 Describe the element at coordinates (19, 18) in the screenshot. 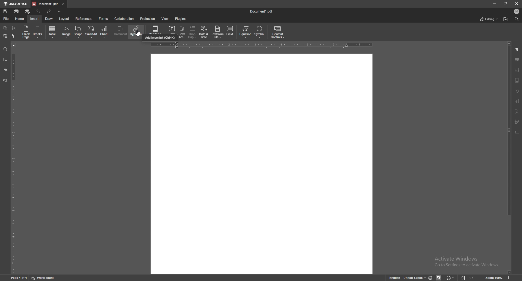

I see `home` at that location.